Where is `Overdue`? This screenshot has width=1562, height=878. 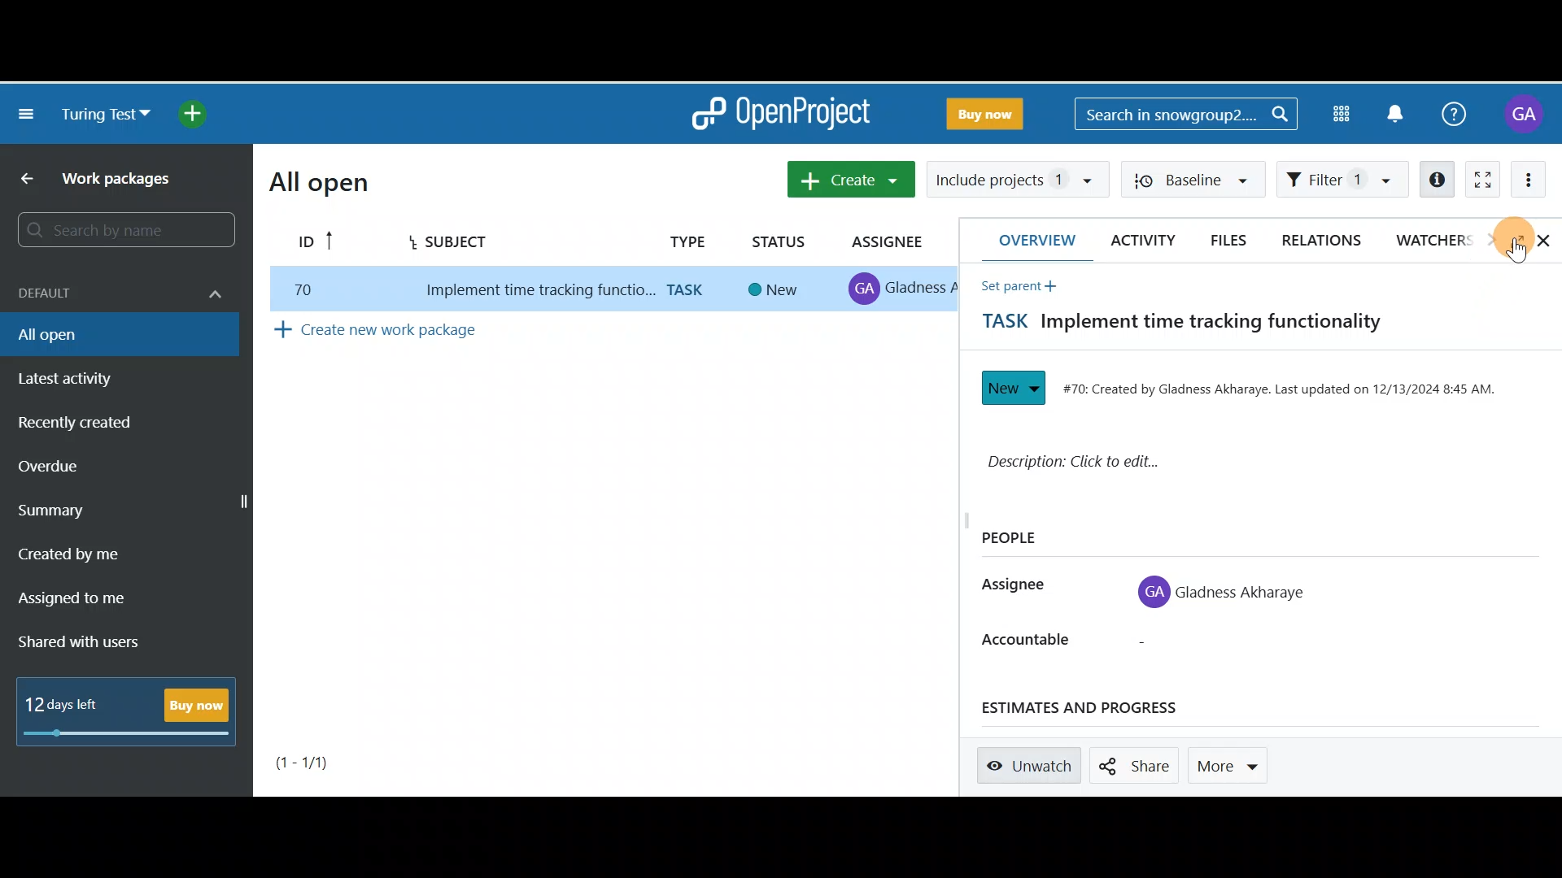 Overdue is located at coordinates (93, 472).